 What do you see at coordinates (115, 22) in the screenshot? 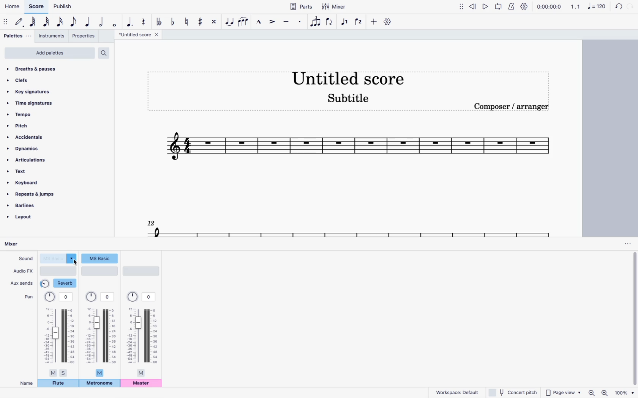
I see `full note` at bounding box center [115, 22].